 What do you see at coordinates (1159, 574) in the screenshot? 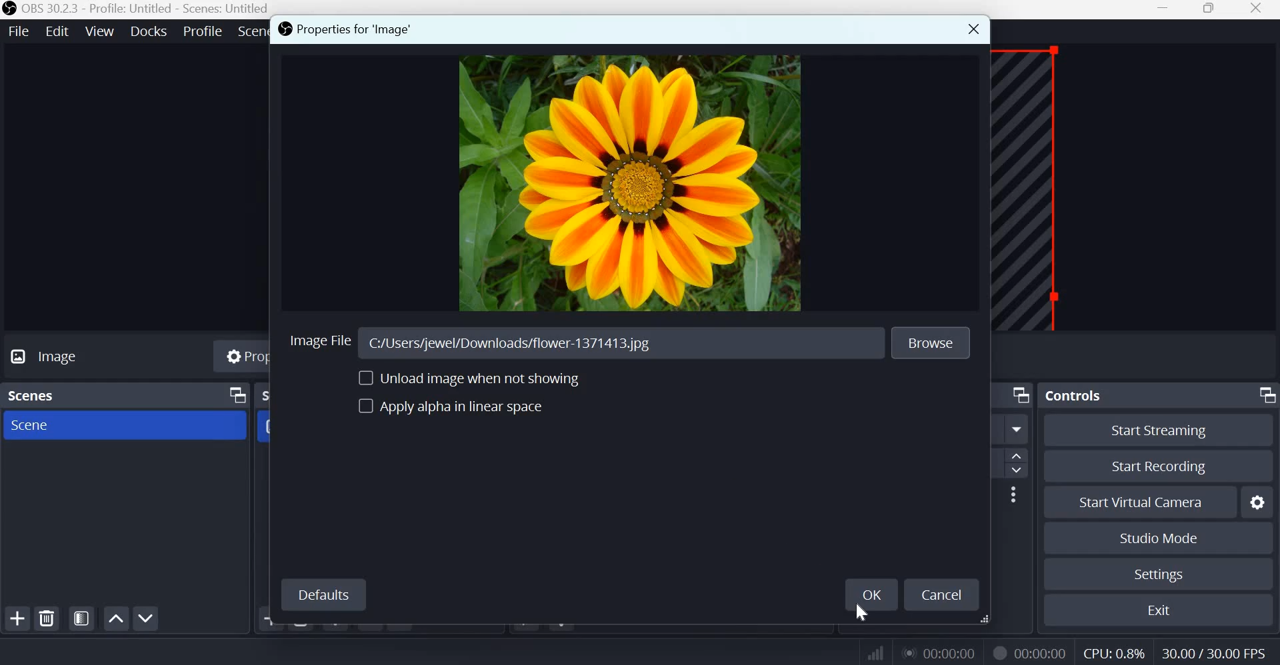
I see `Settings` at bounding box center [1159, 574].